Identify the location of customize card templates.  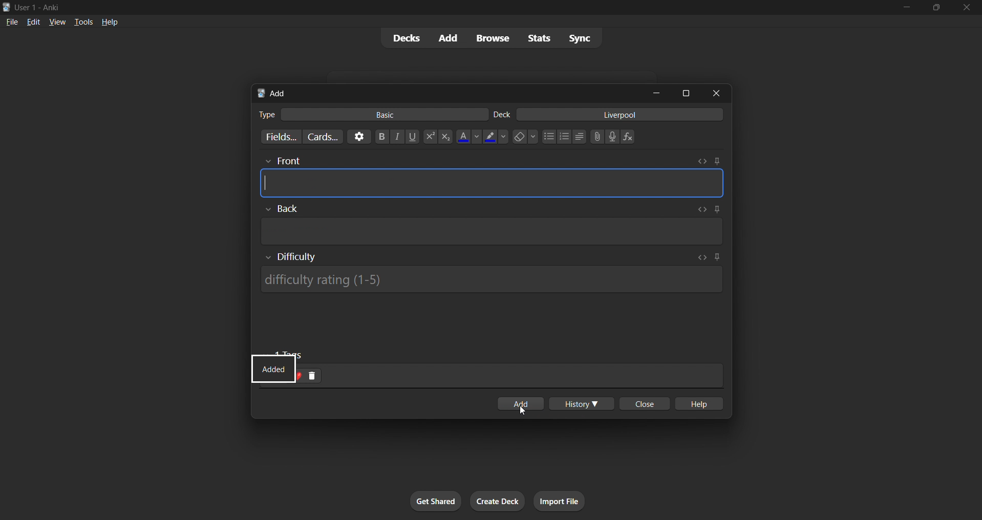
(322, 137).